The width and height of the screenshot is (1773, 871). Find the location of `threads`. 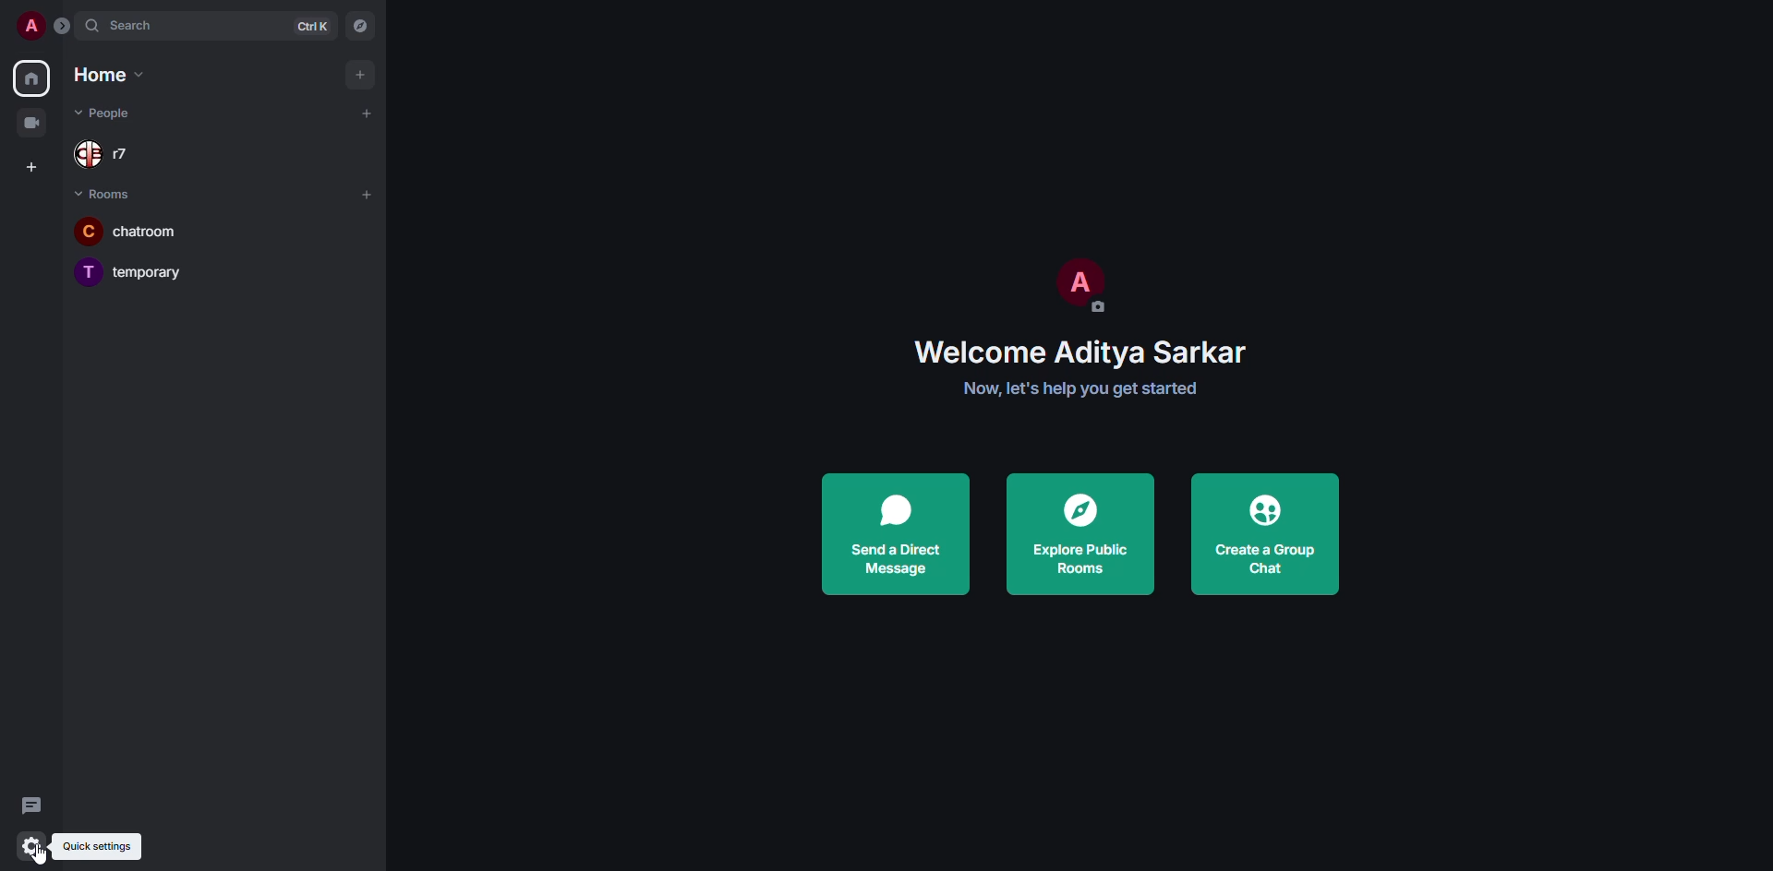

threads is located at coordinates (31, 805).